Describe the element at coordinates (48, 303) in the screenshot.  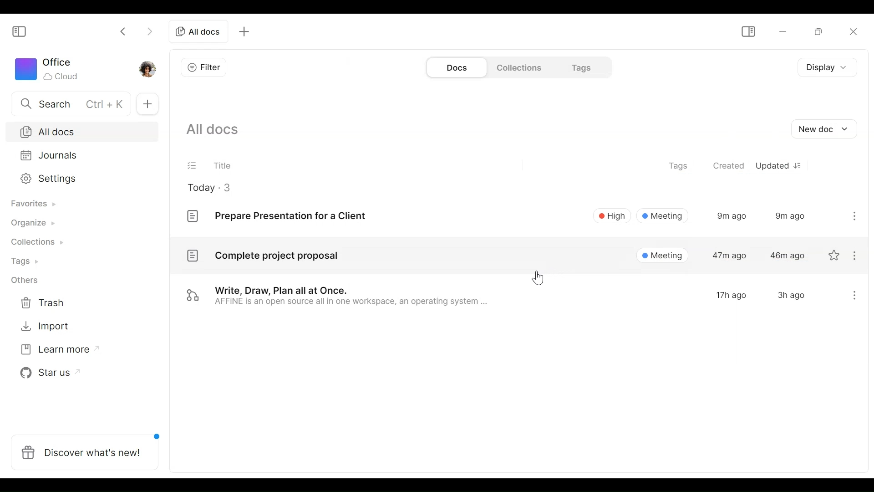
I see `Trash` at that location.